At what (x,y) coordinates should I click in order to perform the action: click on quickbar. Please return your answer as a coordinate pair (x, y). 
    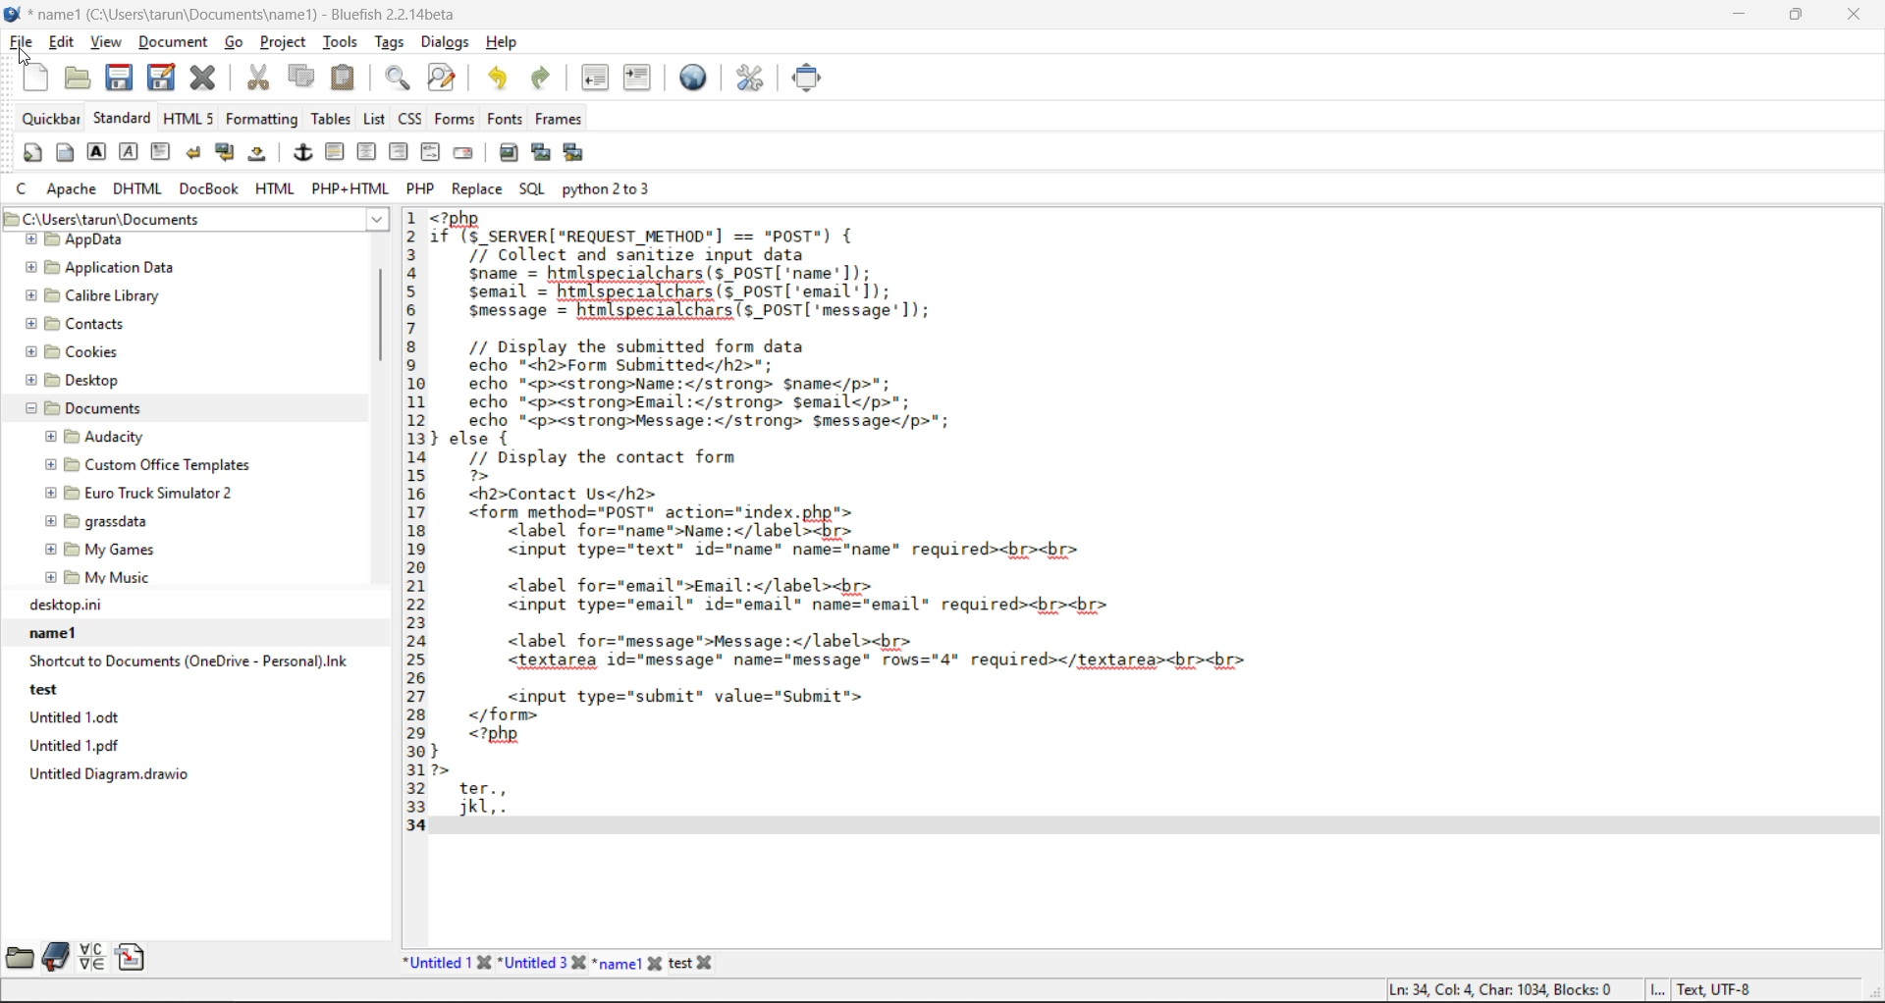
    Looking at the image, I should click on (48, 122).